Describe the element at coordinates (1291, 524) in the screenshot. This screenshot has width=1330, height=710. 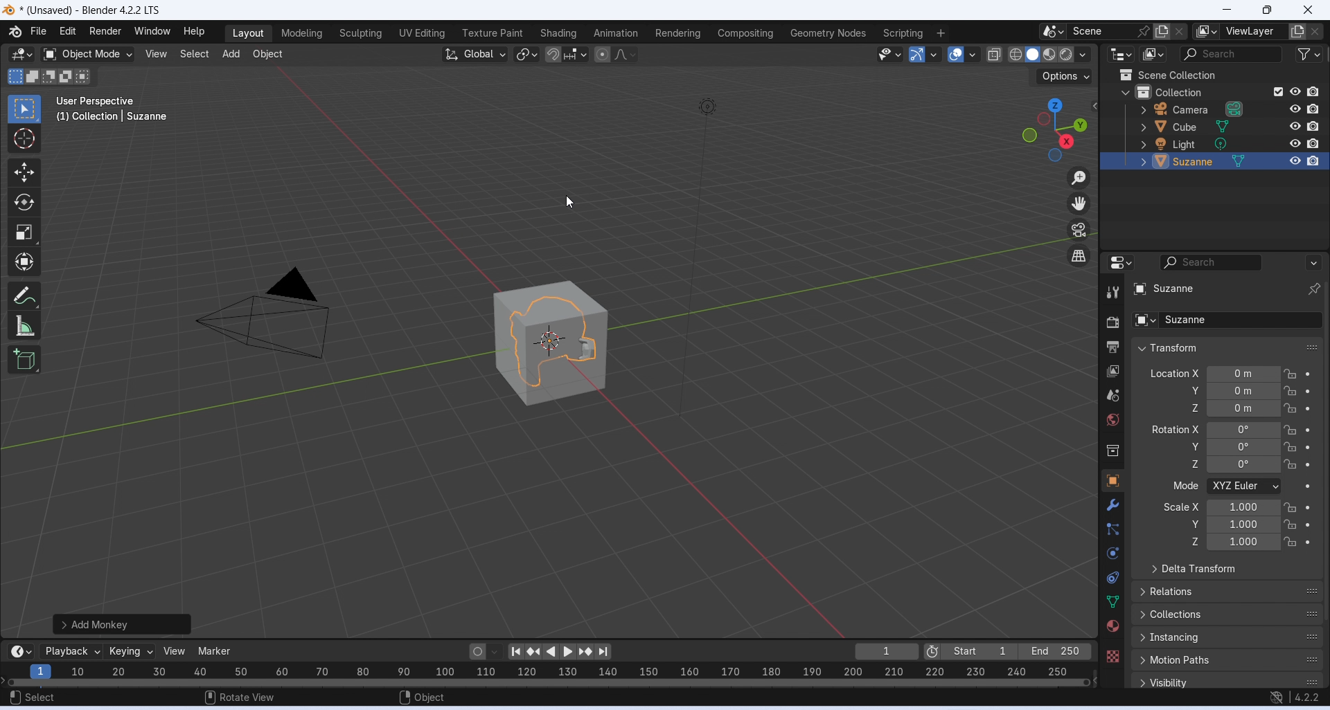
I see `lock location` at that location.